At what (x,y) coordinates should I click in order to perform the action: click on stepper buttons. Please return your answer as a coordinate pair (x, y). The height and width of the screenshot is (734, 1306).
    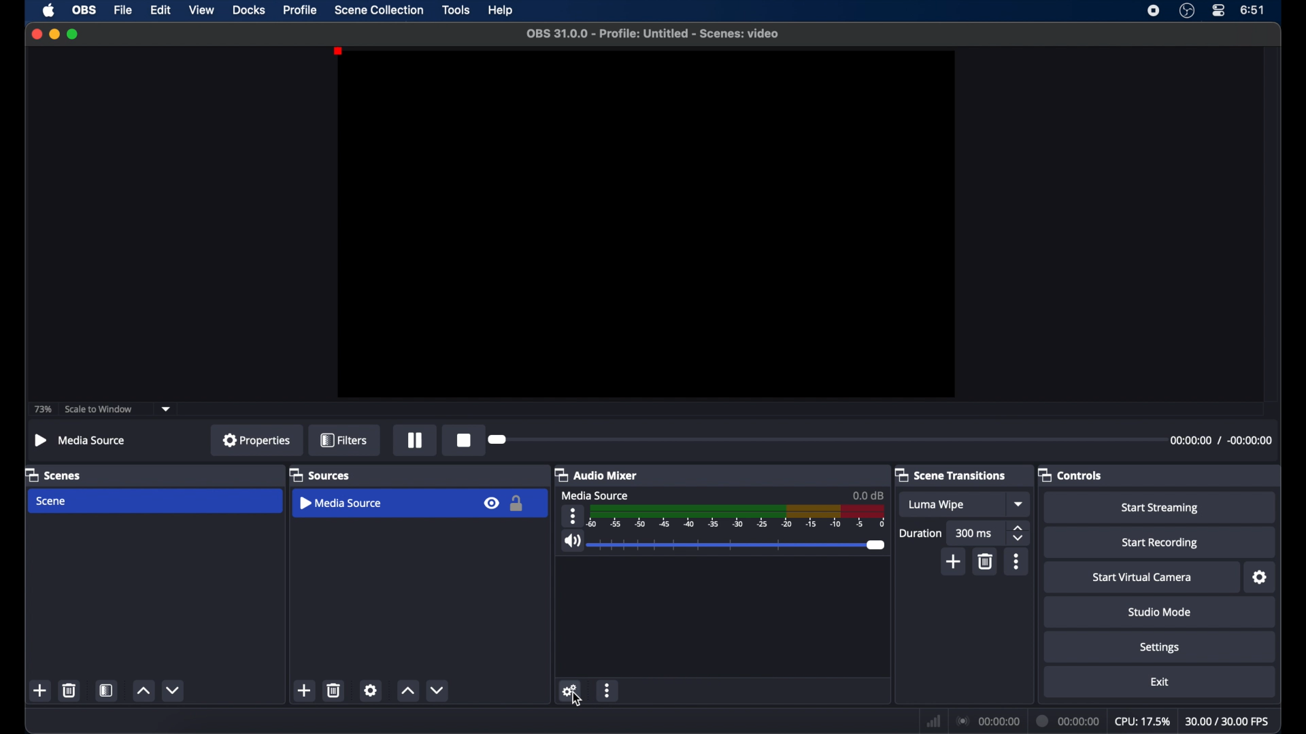
    Looking at the image, I should click on (1019, 533).